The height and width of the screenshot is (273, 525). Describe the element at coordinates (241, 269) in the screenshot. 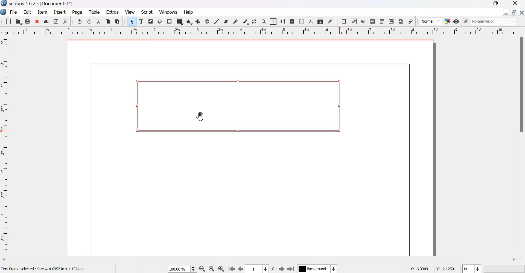

I see `go to the previous page` at that location.